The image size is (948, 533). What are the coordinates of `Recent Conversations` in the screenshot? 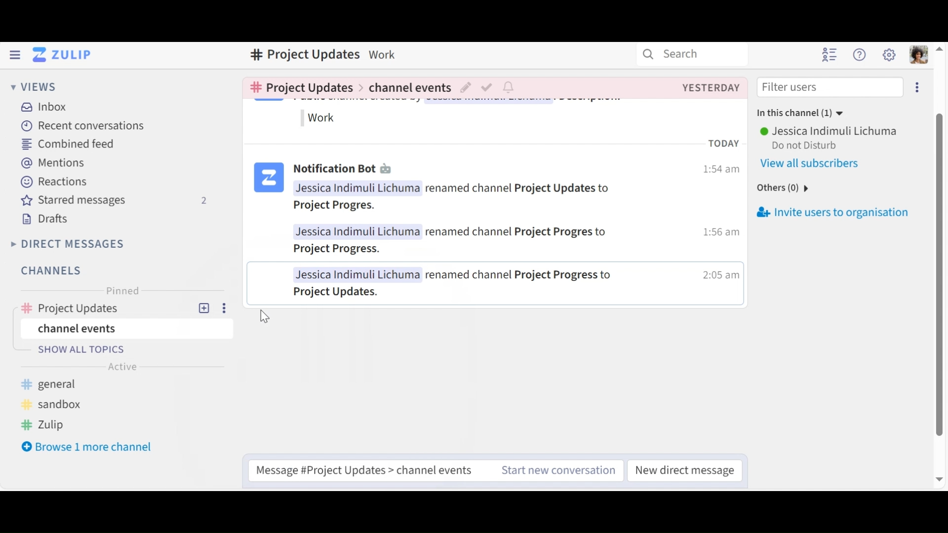 It's located at (79, 126).